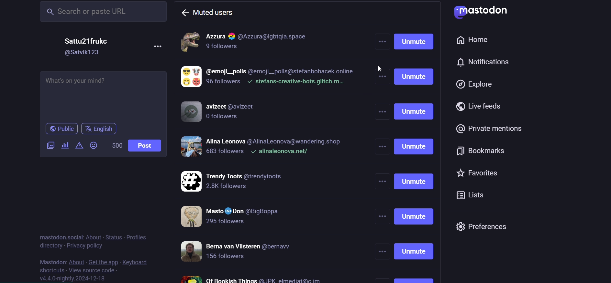 The height and width of the screenshot is (283, 611). I want to click on notification, so click(485, 62).